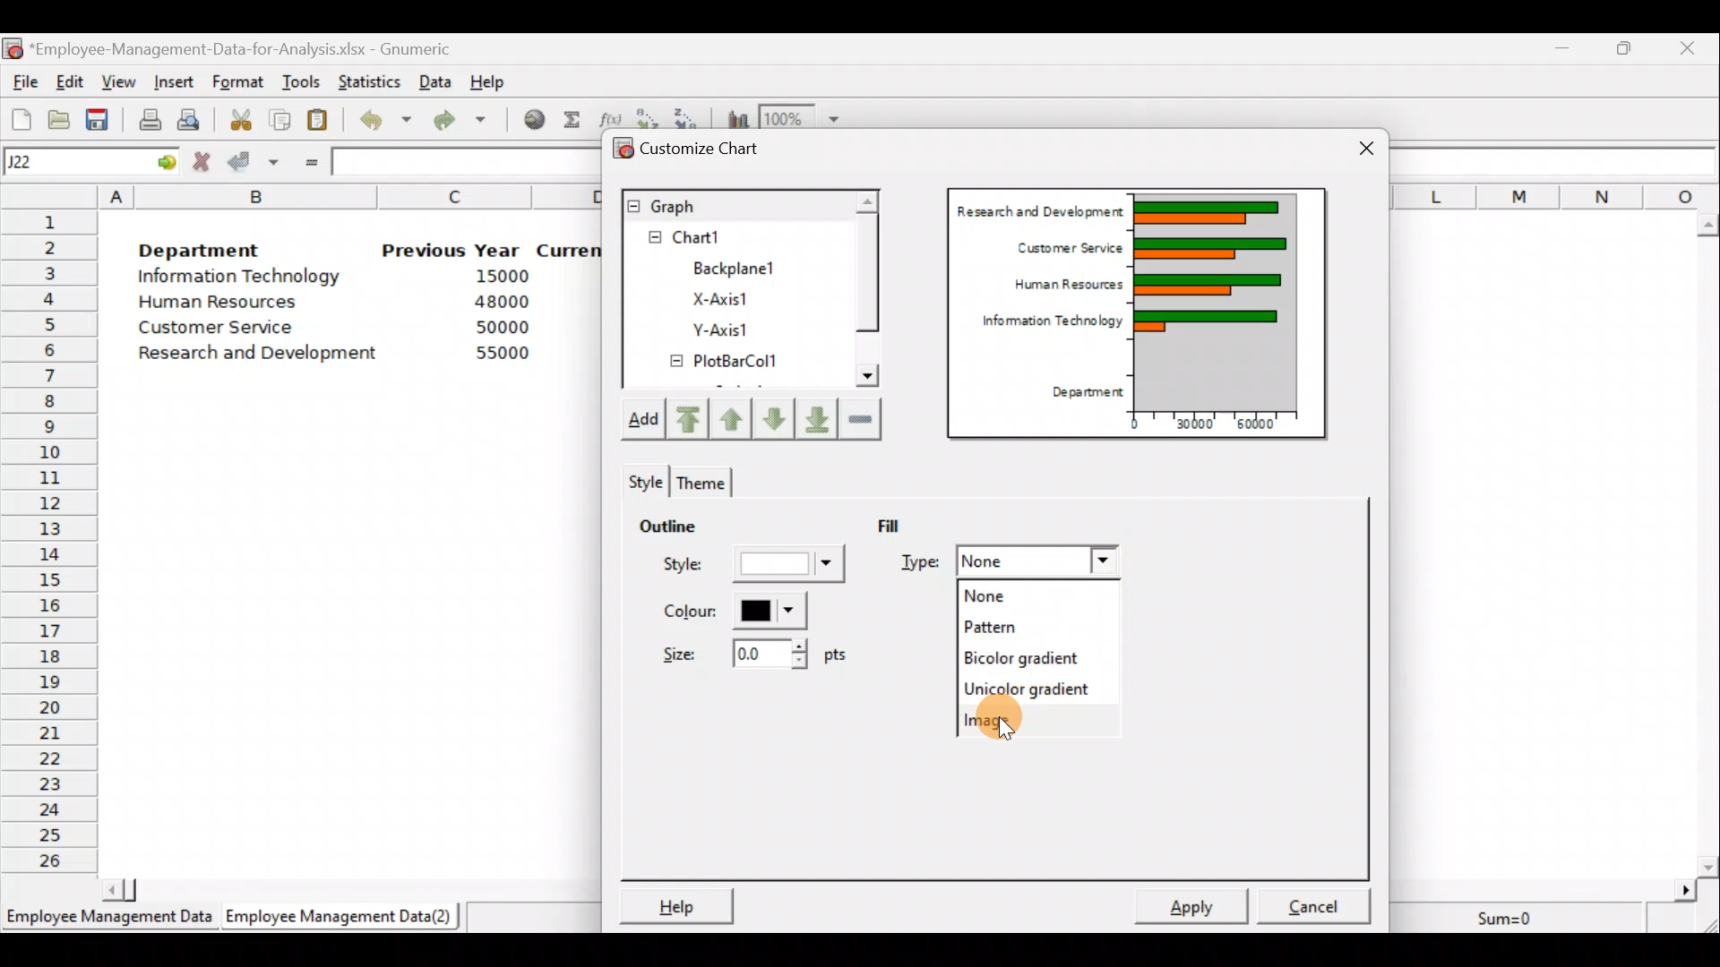 This screenshot has height=967, width=1720. What do you see at coordinates (1355, 143) in the screenshot?
I see `Close` at bounding box center [1355, 143].